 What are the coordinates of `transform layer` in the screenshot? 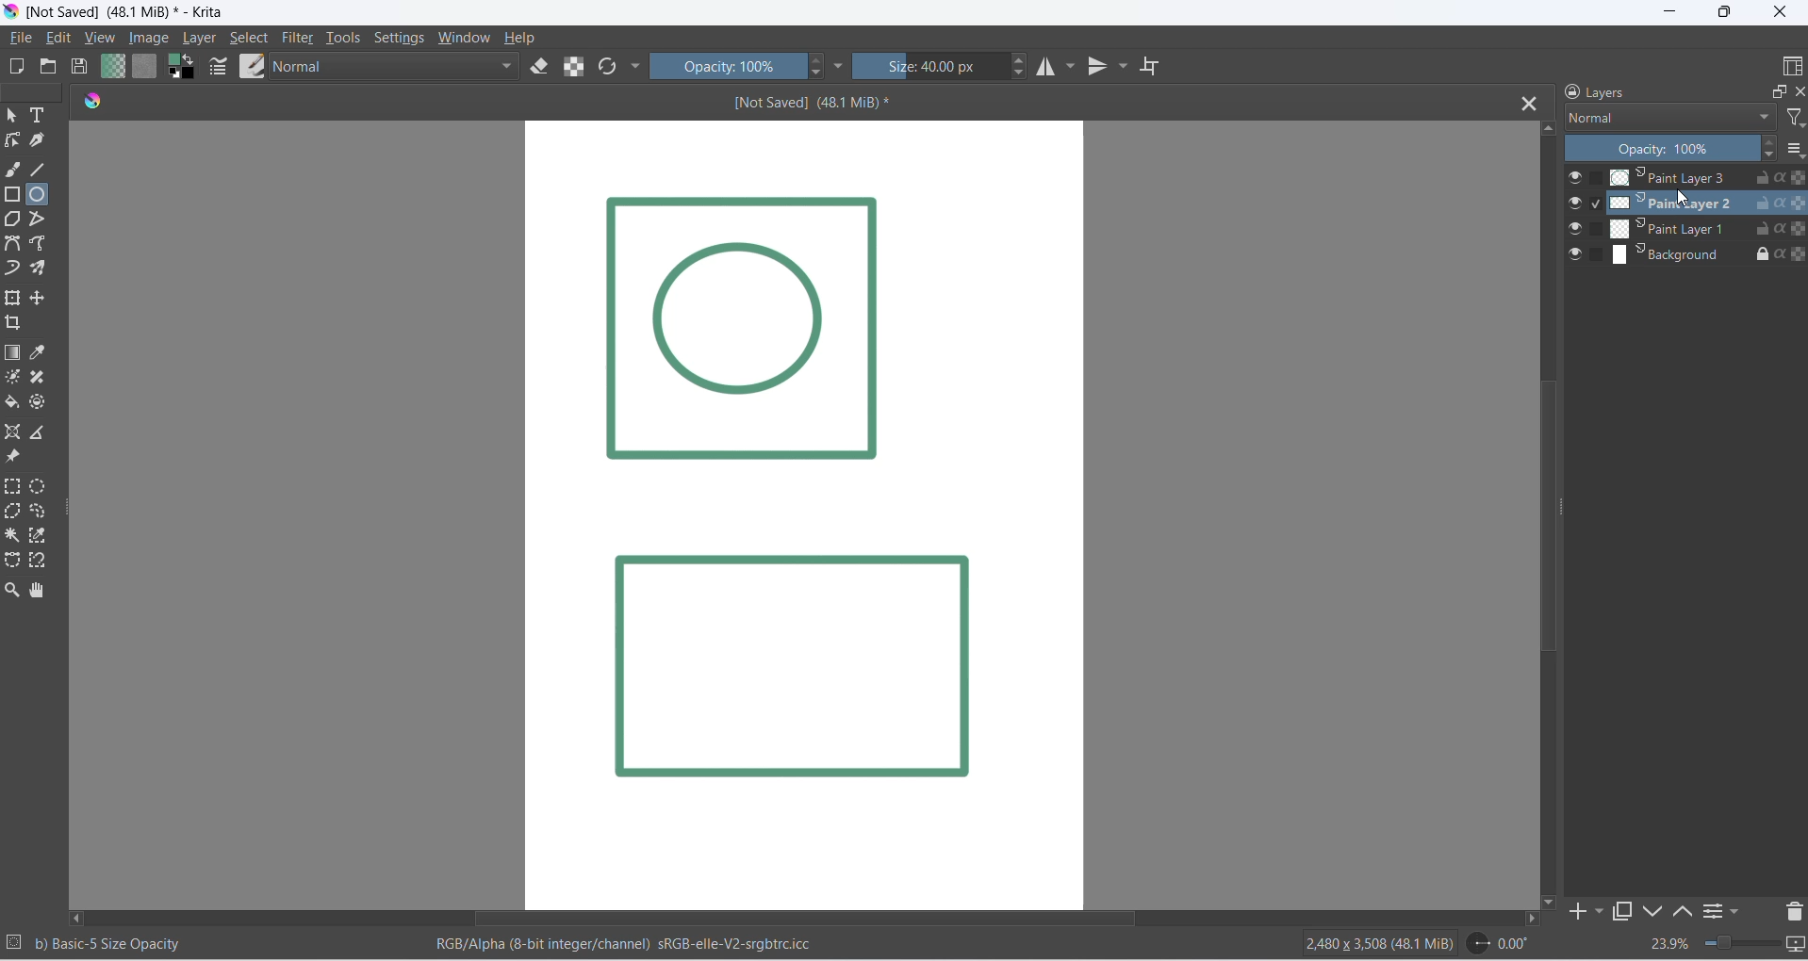 It's located at (12, 297).